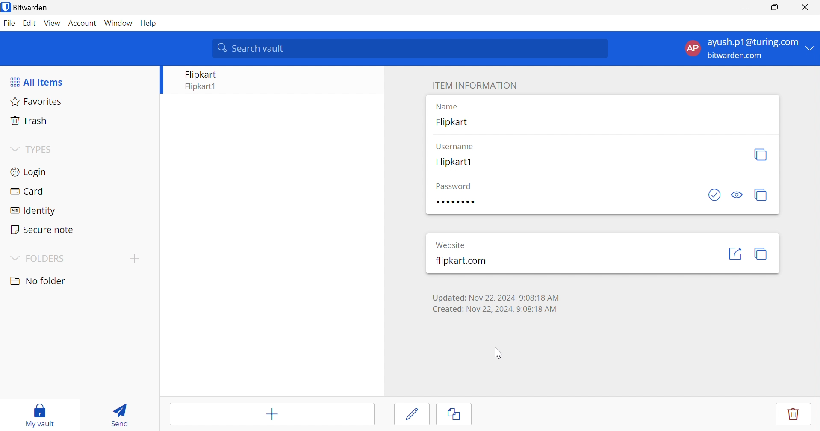 The width and height of the screenshot is (820, 431). I want to click on bitwarden.com, so click(739, 56).